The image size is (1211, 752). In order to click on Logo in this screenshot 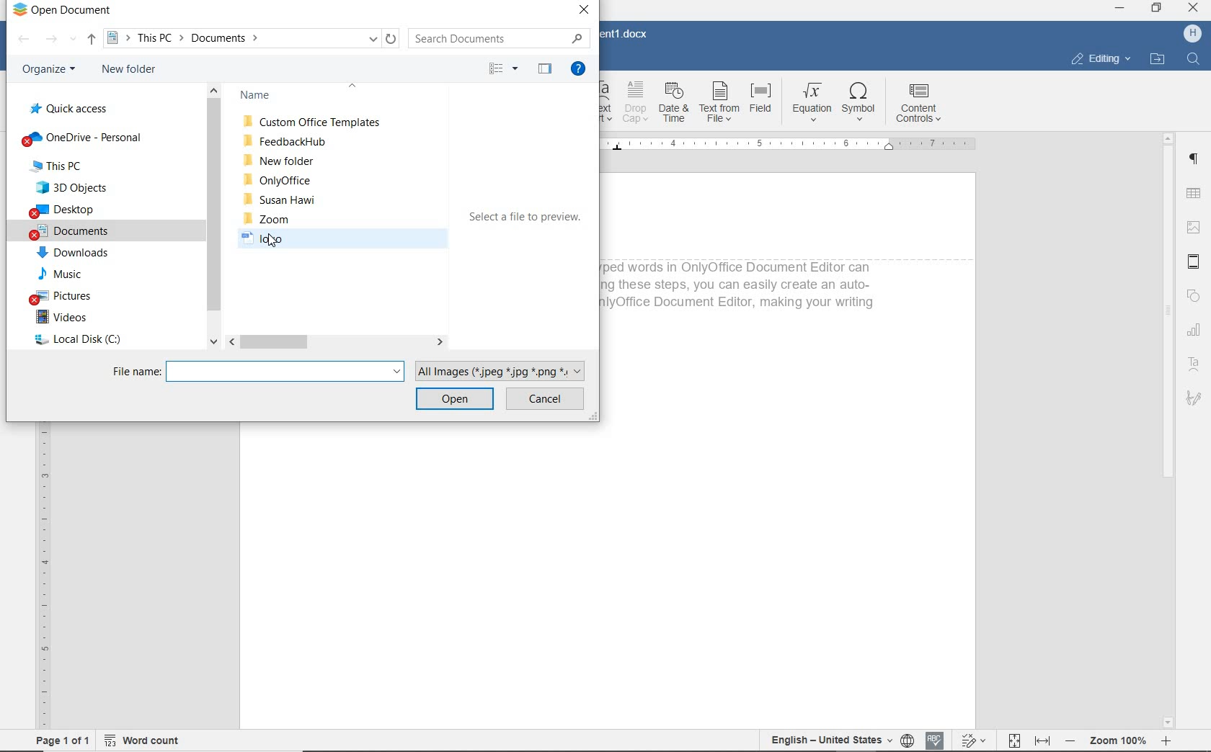, I will do `click(280, 240)`.